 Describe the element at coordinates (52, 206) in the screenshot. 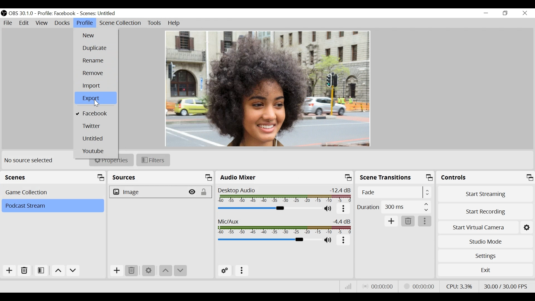

I see `Scene ` at that location.